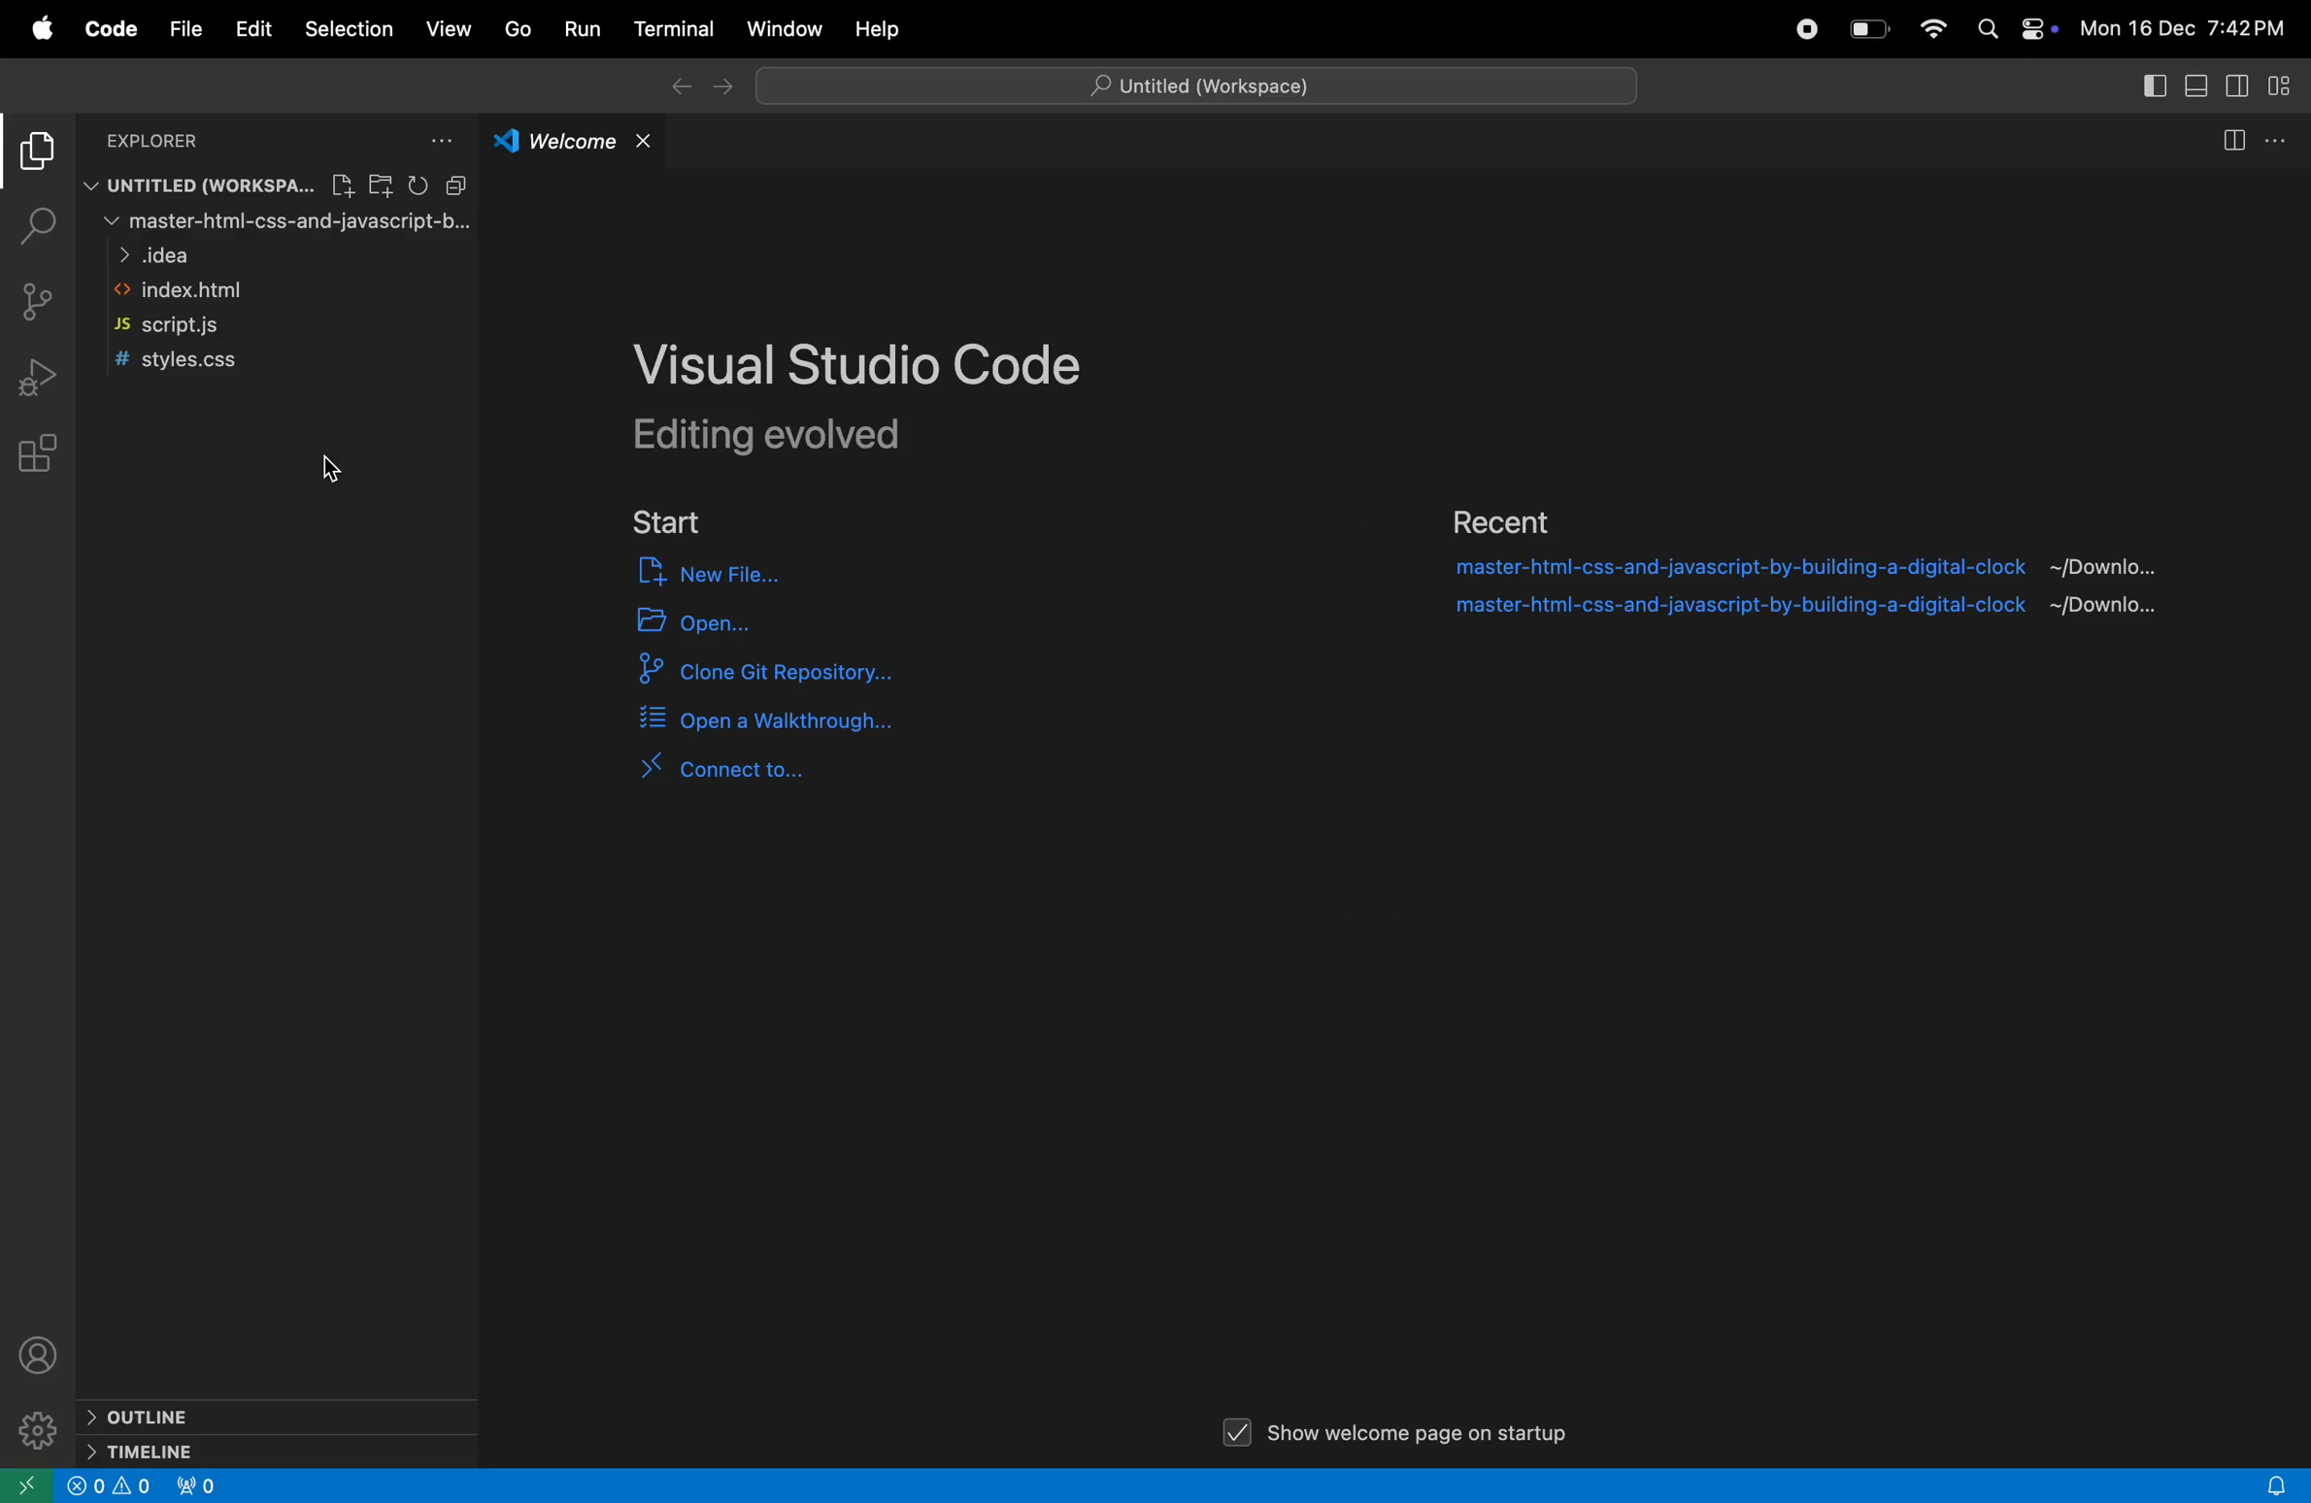 Image resolution: width=2311 pixels, height=1503 pixels. What do you see at coordinates (419, 184) in the screenshot?
I see `refresh` at bounding box center [419, 184].